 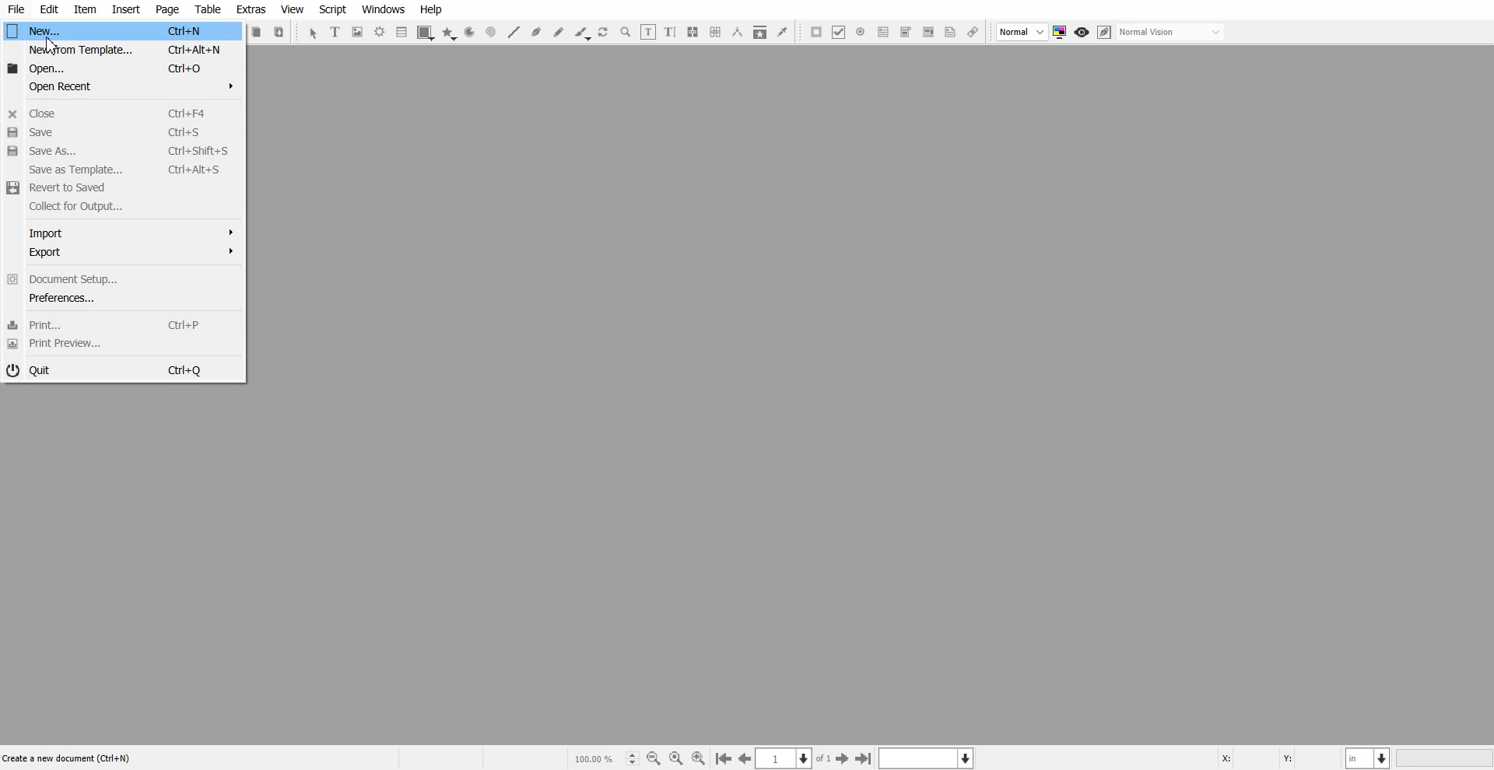 What do you see at coordinates (670, 32) in the screenshot?
I see `Edit Text` at bounding box center [670, 32].